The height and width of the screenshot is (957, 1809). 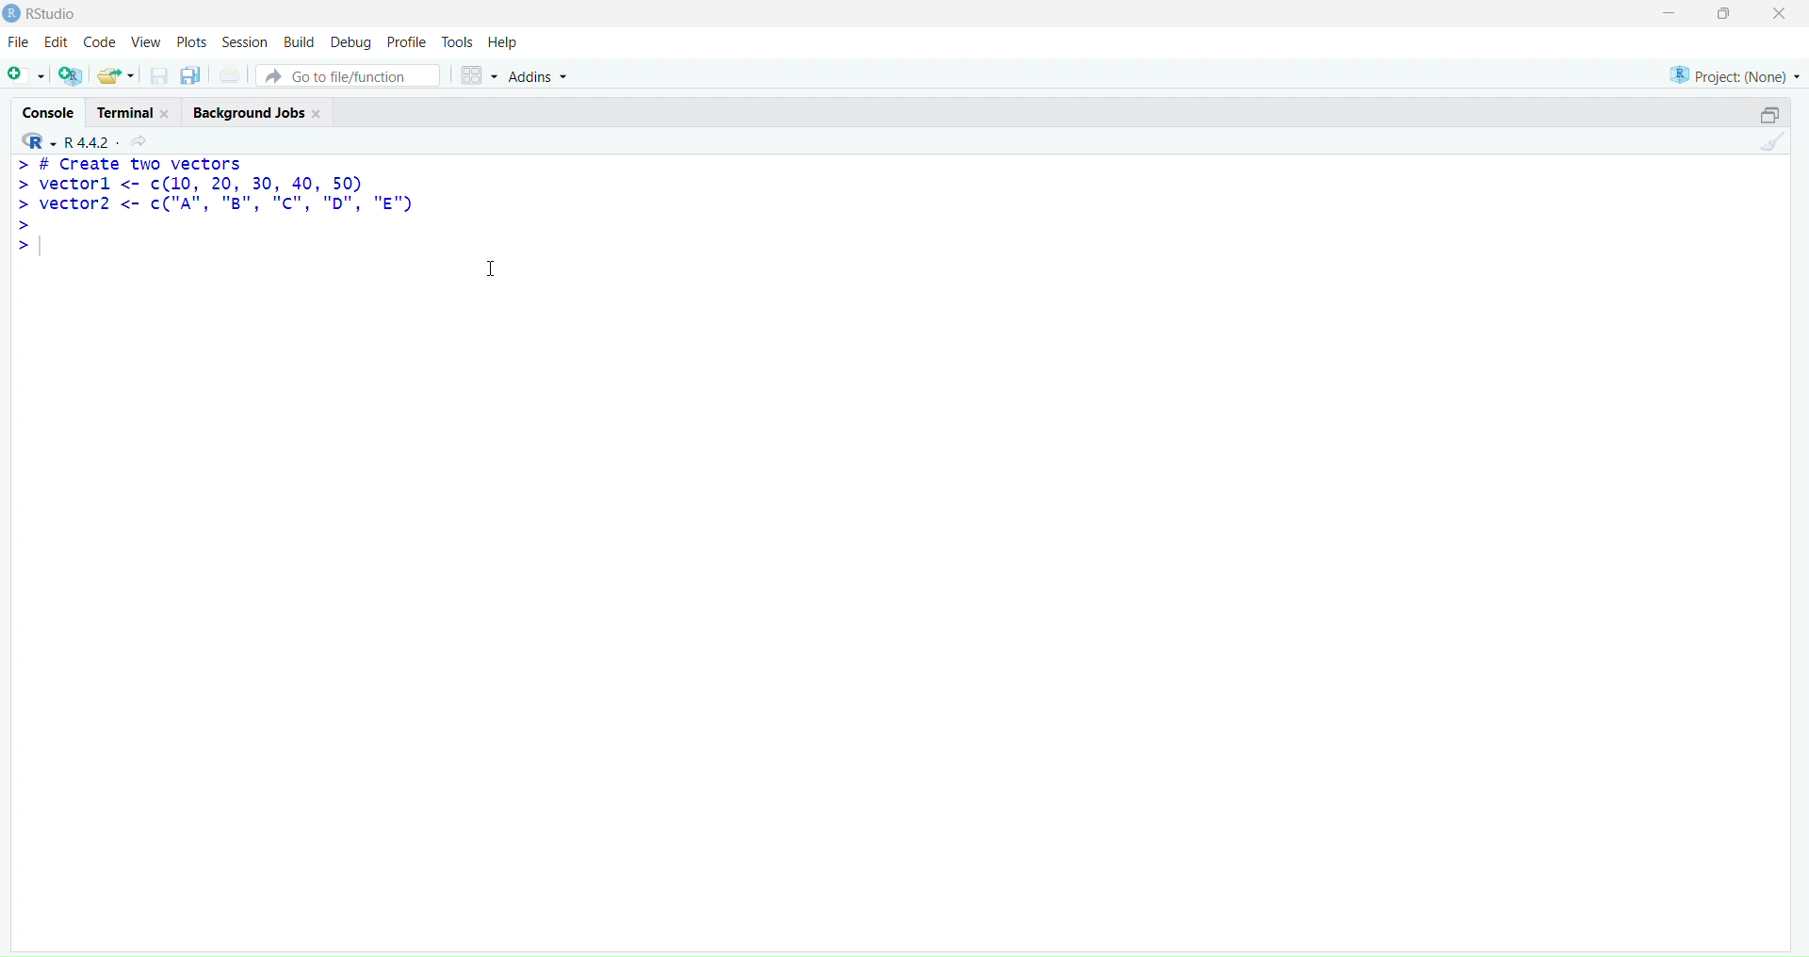 I want to click on Project: (None), so click(x=1733, y=75).